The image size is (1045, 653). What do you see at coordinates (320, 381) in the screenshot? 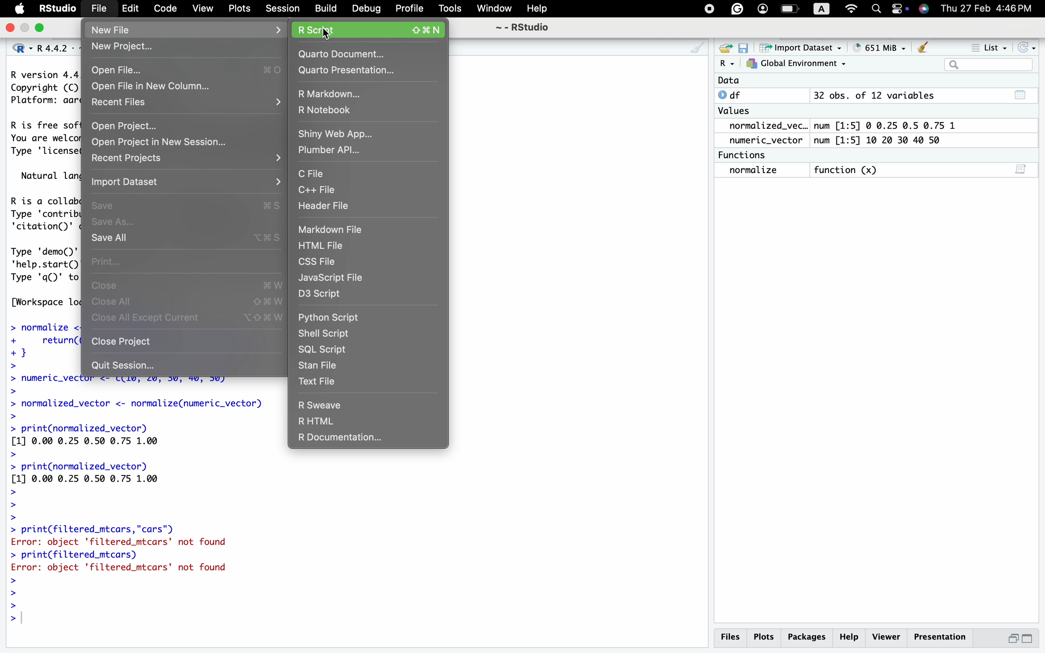
I see `Text File` at bounding box center [320, 381].